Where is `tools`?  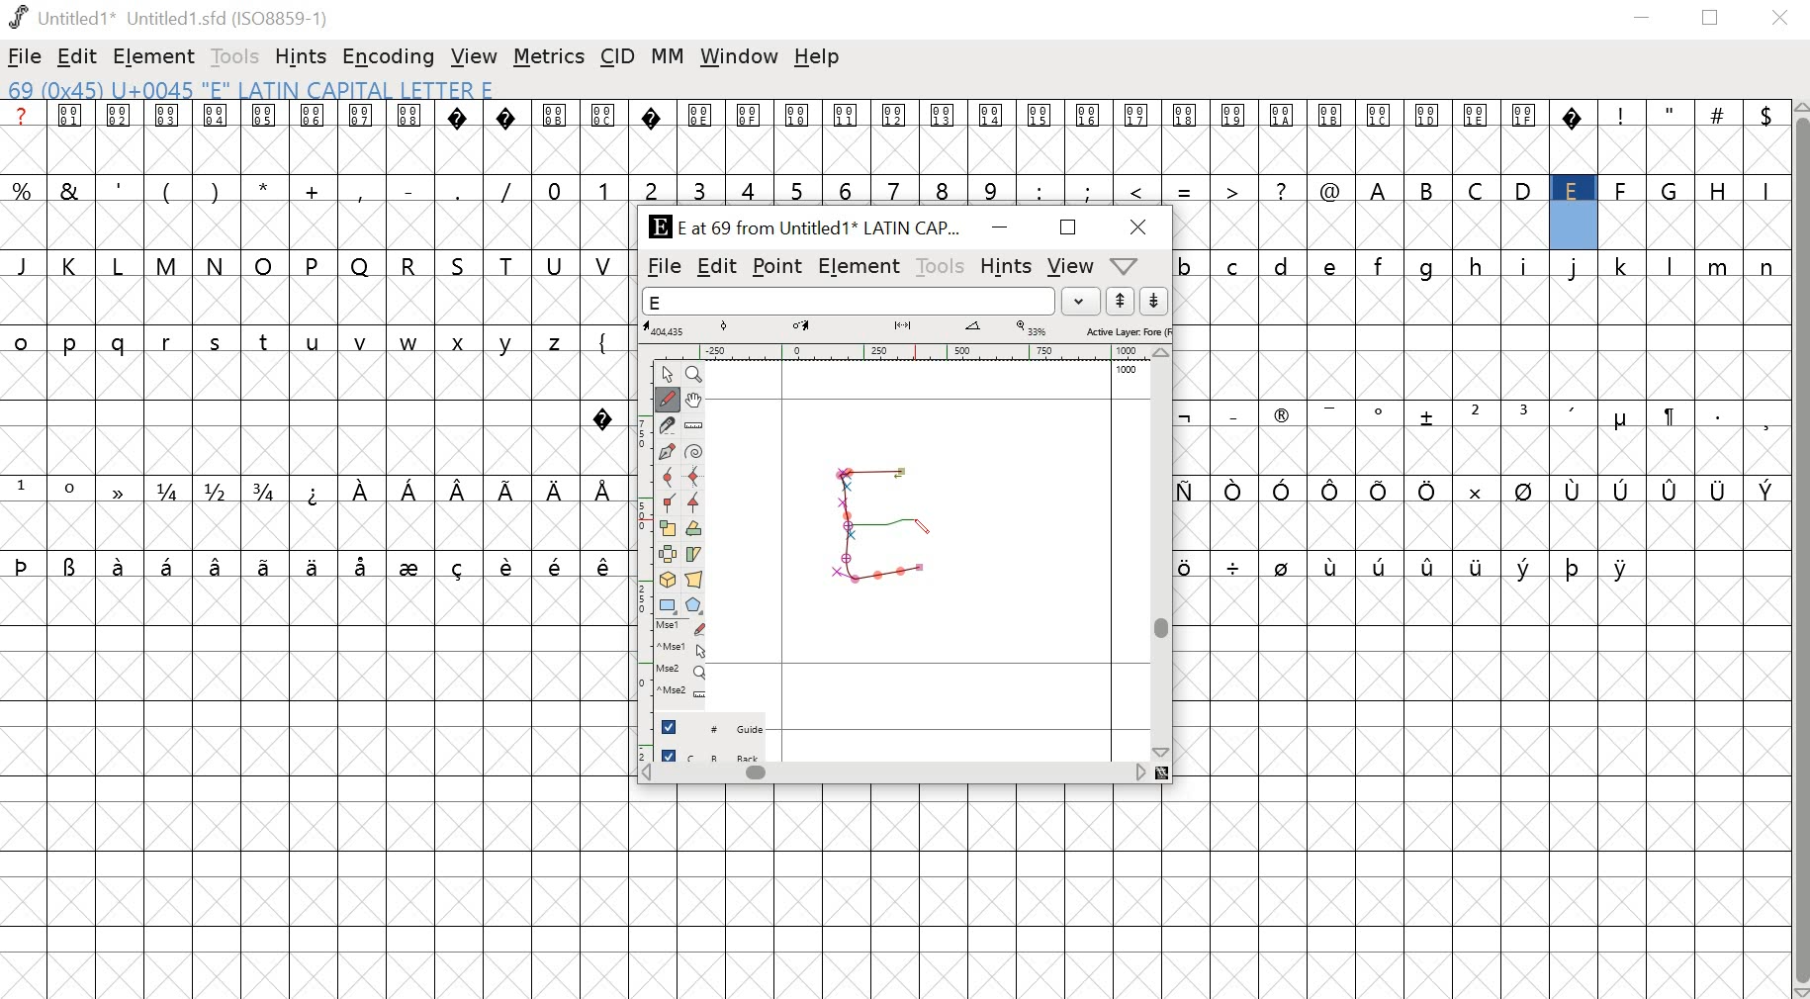 tools is located at coordinates (235, 56).